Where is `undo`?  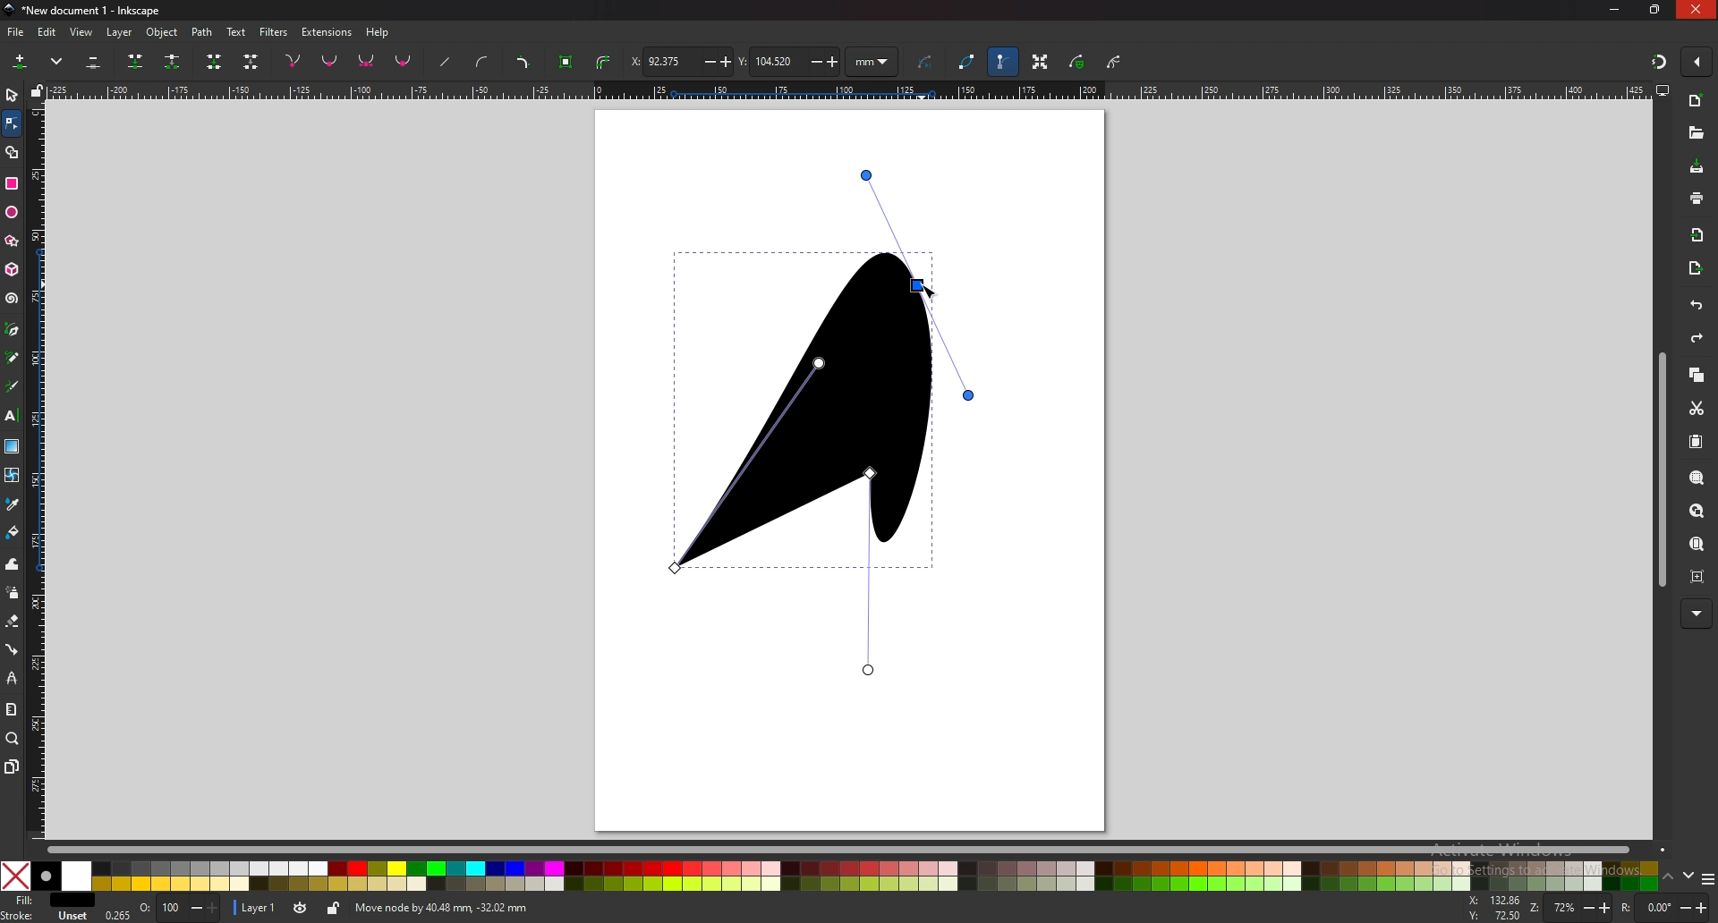
undo is located at coordinates (1697, 306).